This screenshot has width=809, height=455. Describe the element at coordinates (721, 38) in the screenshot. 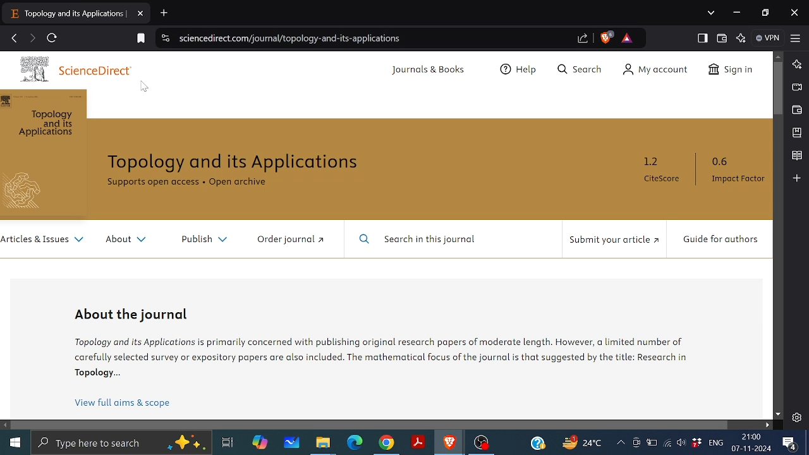

I see `Wallet` at that location.